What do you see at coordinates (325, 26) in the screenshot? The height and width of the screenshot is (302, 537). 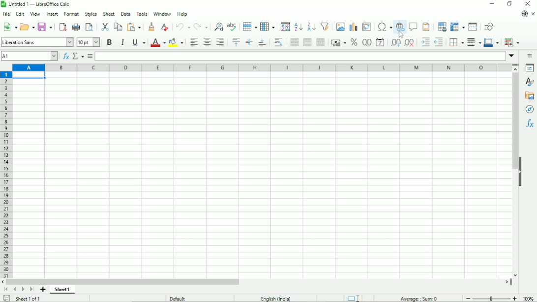 I see `Autofilter` at bounding box center [325, 26].